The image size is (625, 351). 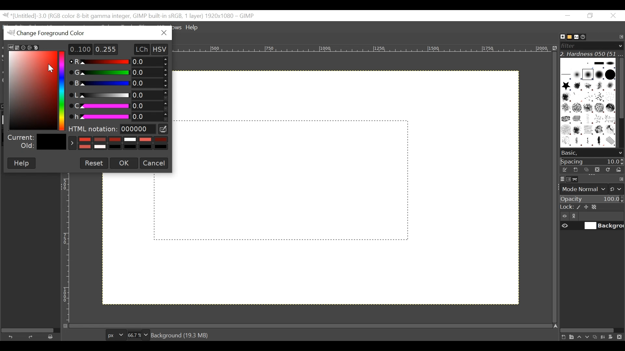 I want to click on HSV, so click(x=163, y=49).